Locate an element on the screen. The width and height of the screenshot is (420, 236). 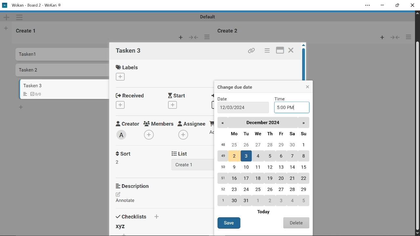
Restore down is located at coordinates (397, 6).